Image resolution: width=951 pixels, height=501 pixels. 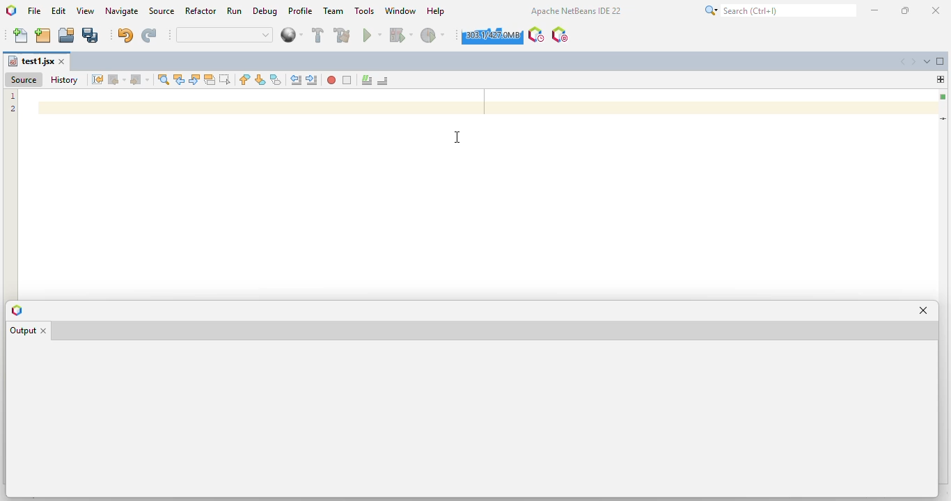 I want to click on clean and build project, so click(x=343, y=34).